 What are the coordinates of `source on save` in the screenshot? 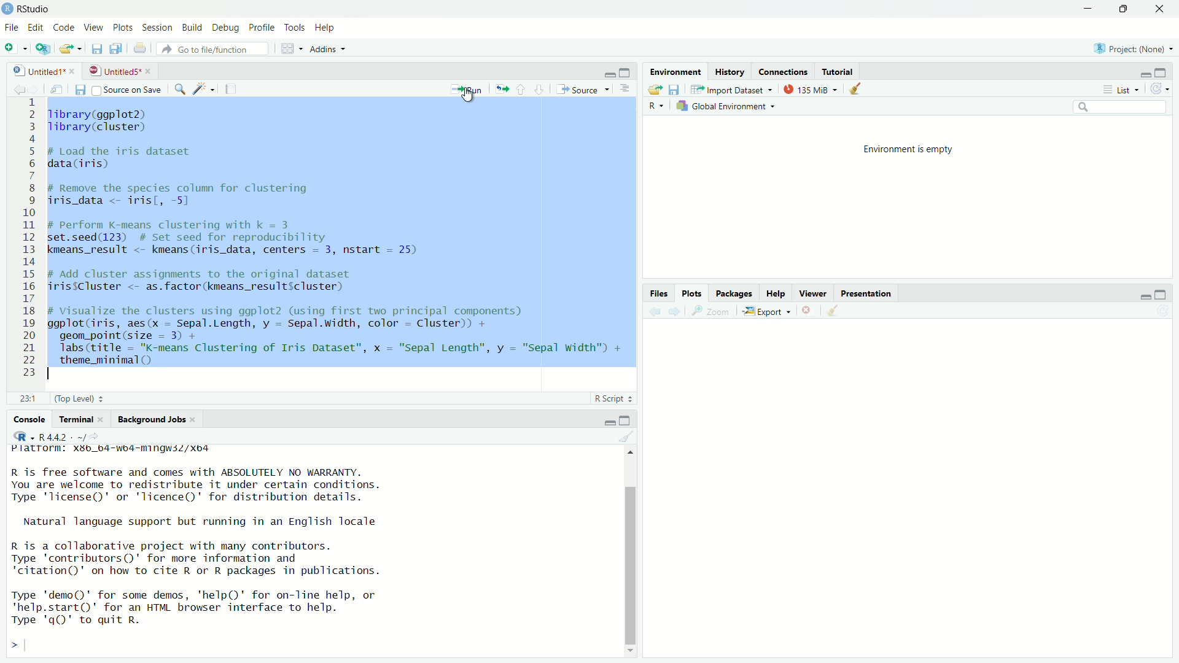 It's located at (128, 89).